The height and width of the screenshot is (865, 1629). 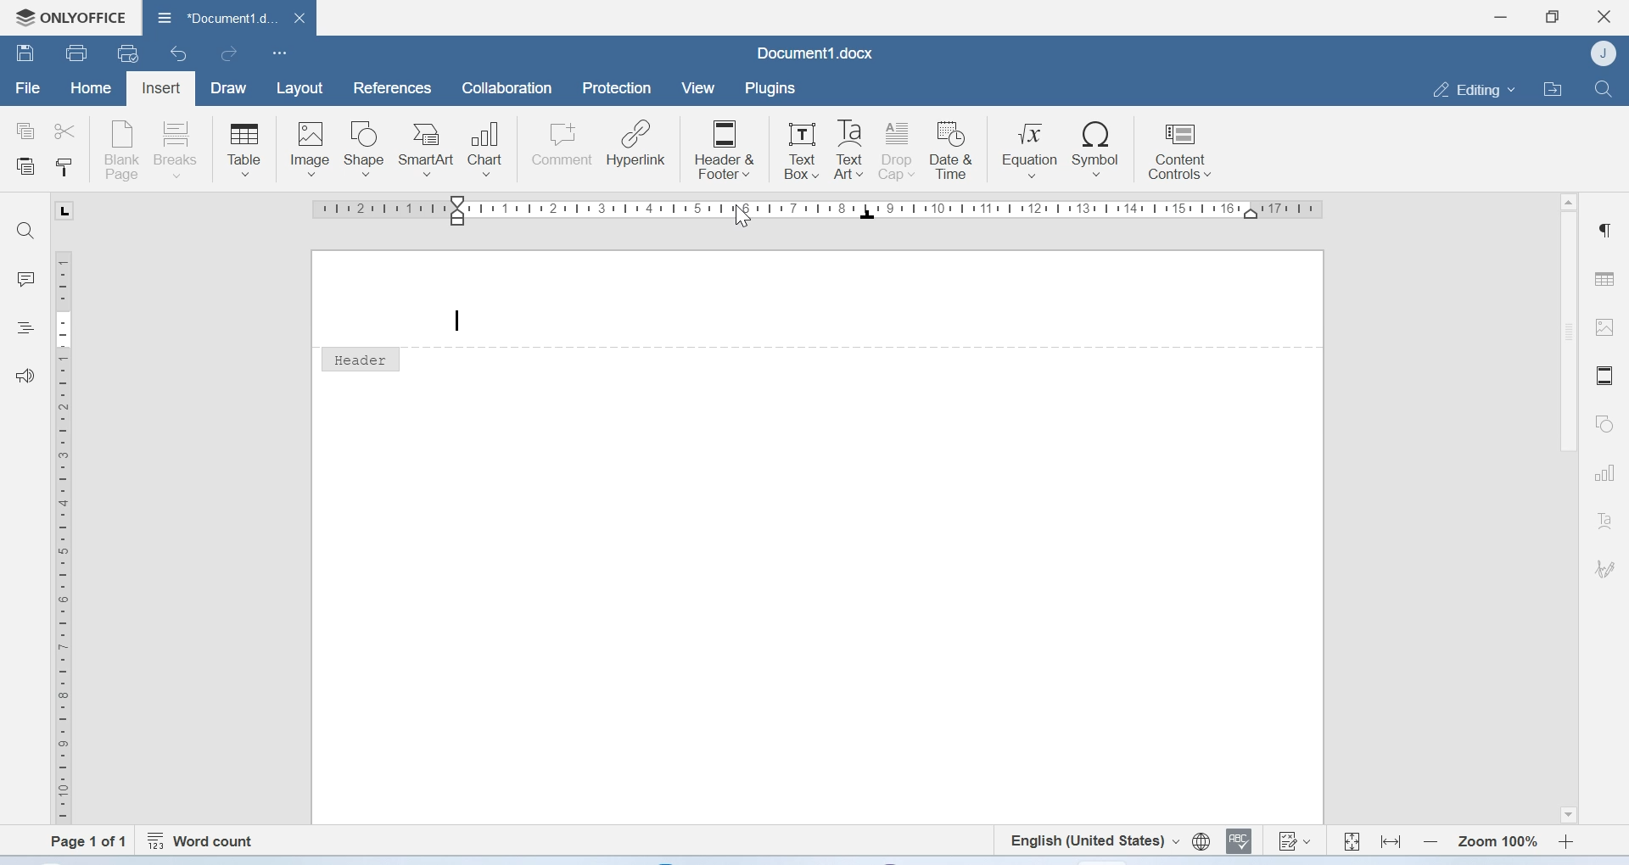 What do you see at coordinates (507, 90) in the screenshot?
I see `Collaboration` at bounding box center [507, 90].